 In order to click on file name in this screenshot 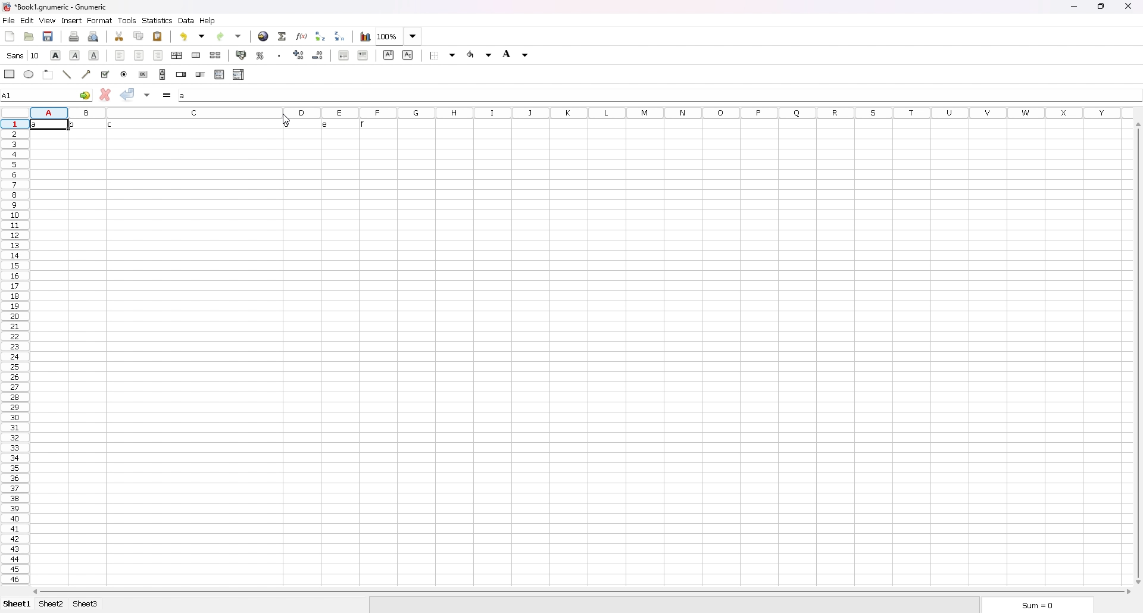, I will do `click(56, 7)`.